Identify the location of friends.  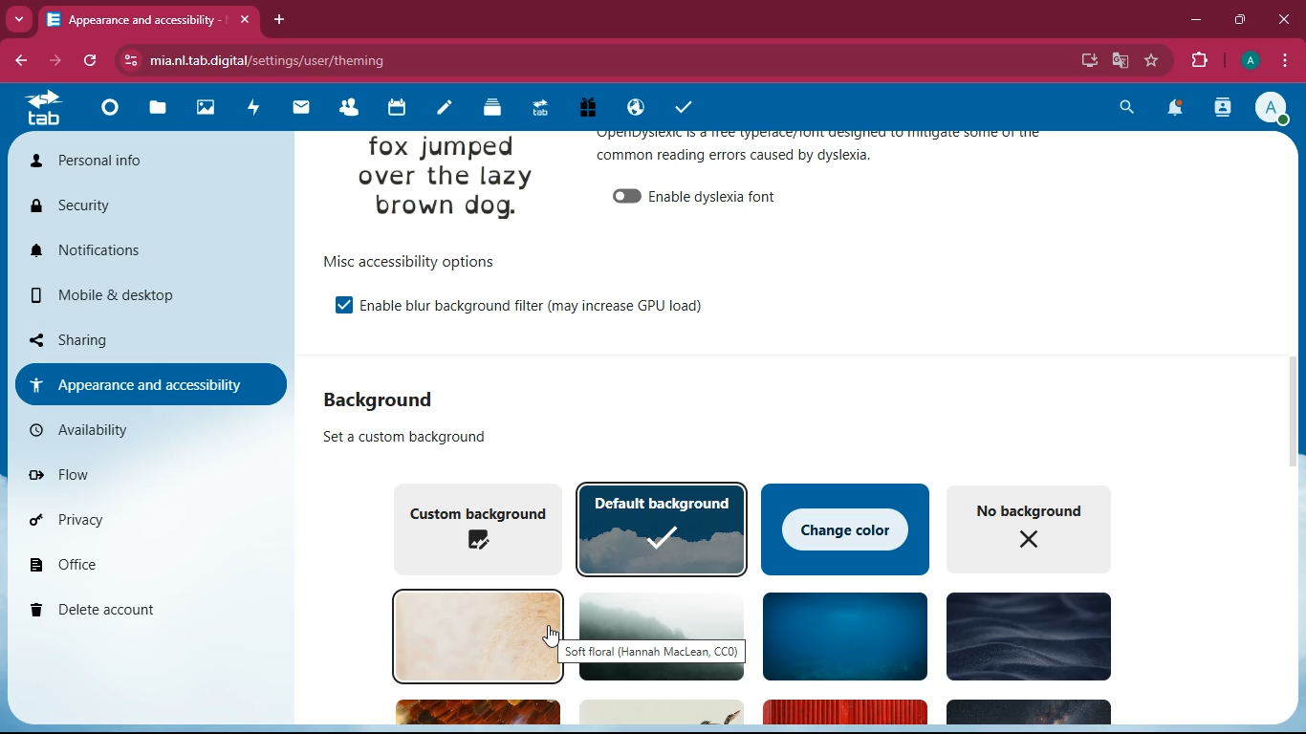
(351, 109).